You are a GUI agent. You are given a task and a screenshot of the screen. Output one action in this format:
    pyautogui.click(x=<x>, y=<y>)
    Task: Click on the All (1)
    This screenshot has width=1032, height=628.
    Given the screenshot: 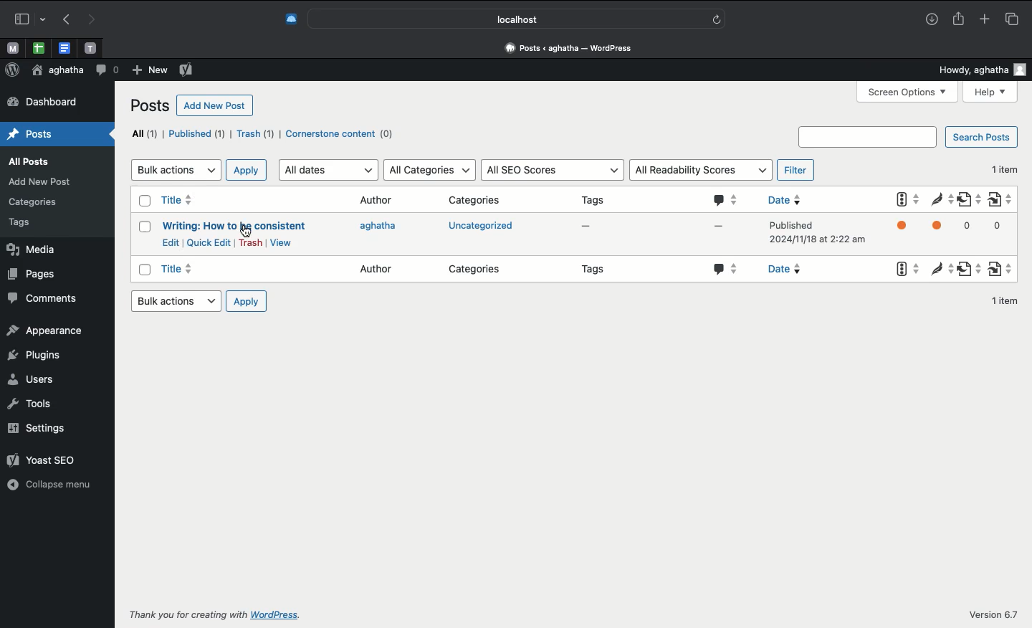 What is the action you would take?
    pyautogui.click(x=144, y=135)
    